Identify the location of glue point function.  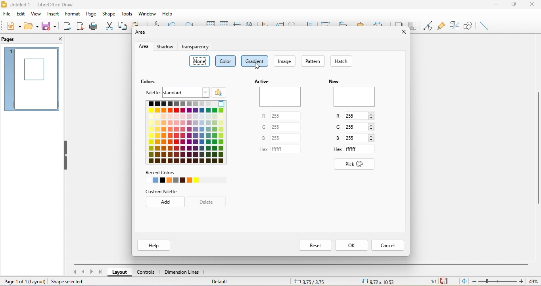
(441, 25).